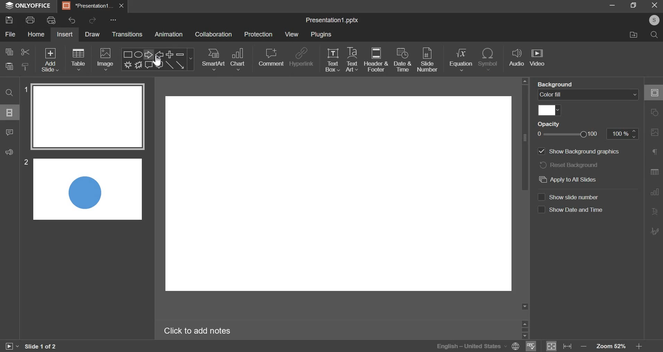  I want to click on hyperlink, so click(301, 58).